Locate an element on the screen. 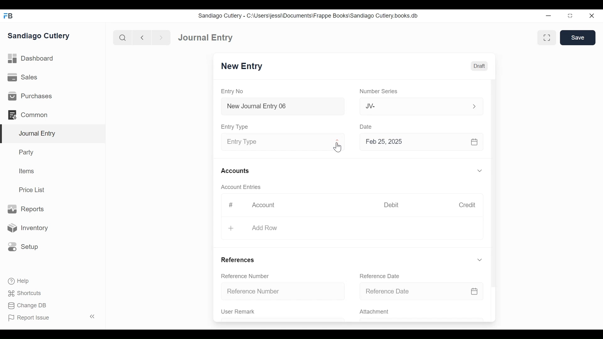 The image size is (603, 339). New Entry is located at coordinates (242, 66).